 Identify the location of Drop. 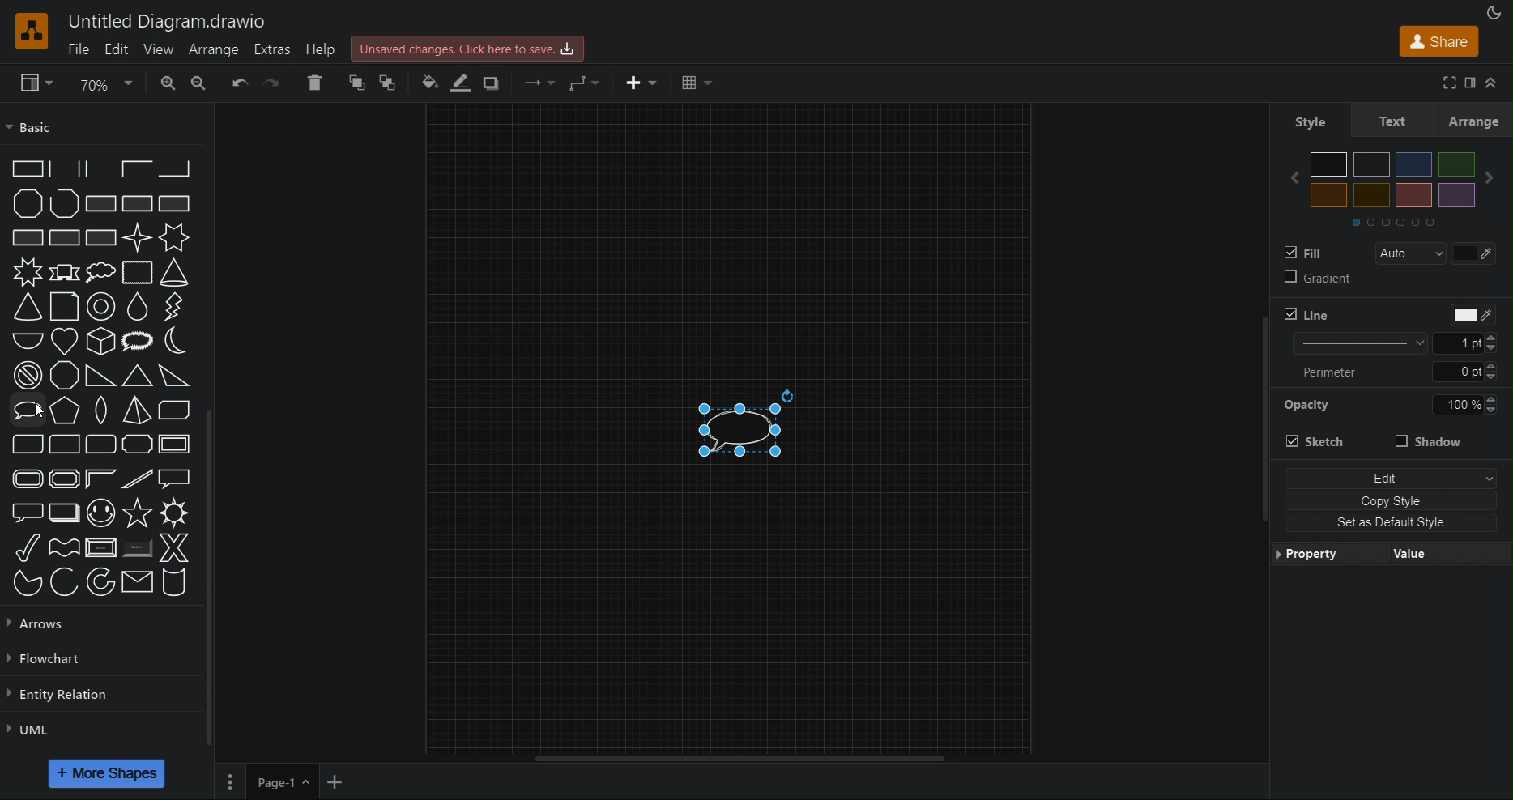
(138, 306).